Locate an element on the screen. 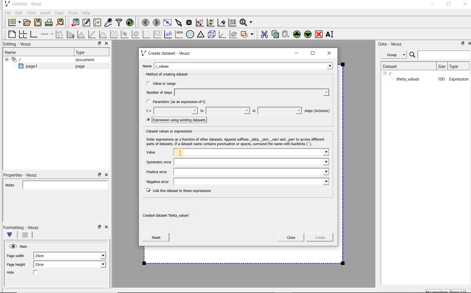 Image resolution: width=471 pixels, height=293 pixels. click to recenter graph axes is located at coordinates (222, 23).